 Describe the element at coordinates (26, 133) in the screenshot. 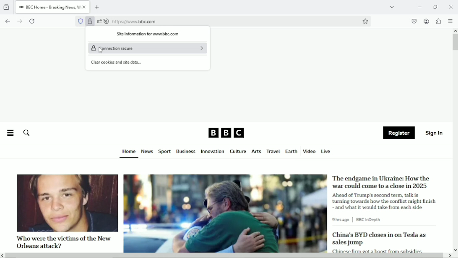

I see `Search` at that location.